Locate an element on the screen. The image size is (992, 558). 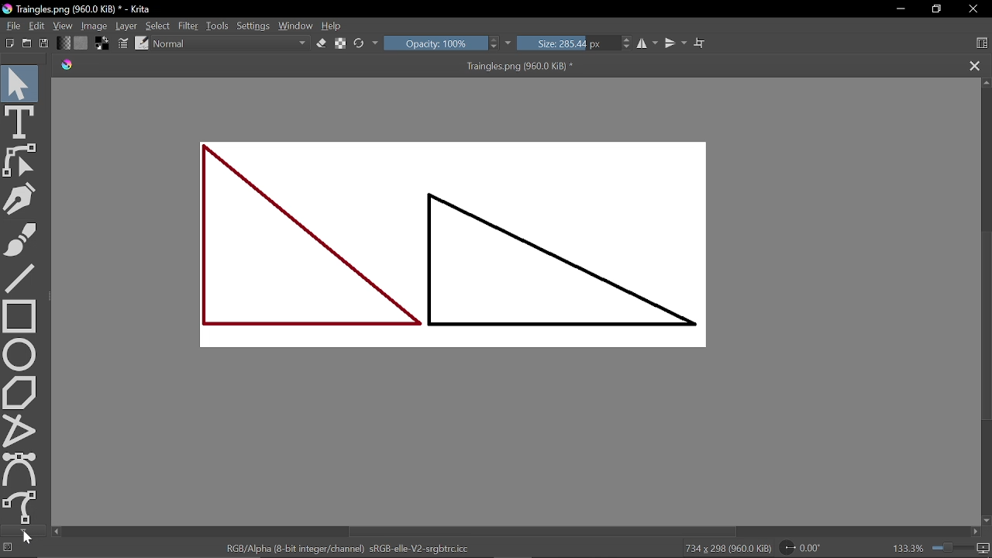
Fill gradient is located at coordinates (64, 43).